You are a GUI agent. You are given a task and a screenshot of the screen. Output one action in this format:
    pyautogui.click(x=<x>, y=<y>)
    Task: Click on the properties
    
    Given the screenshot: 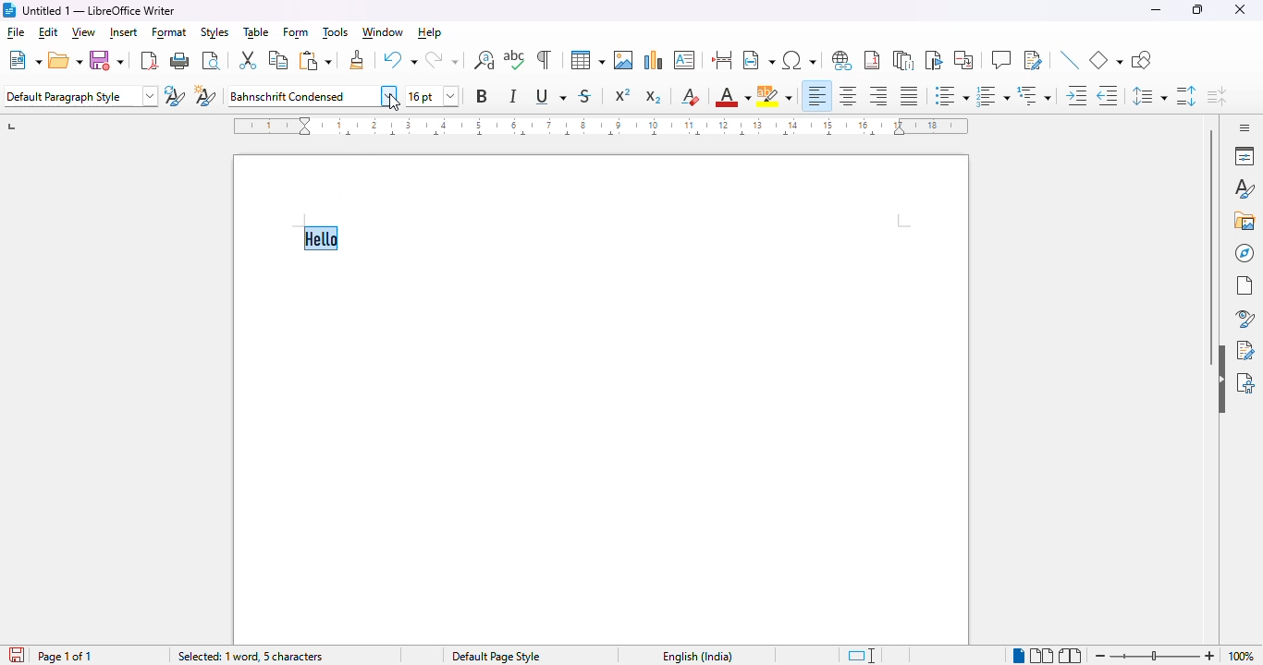 What is the action you would take?
    pyautogui.click(x=1245, y=155)
    